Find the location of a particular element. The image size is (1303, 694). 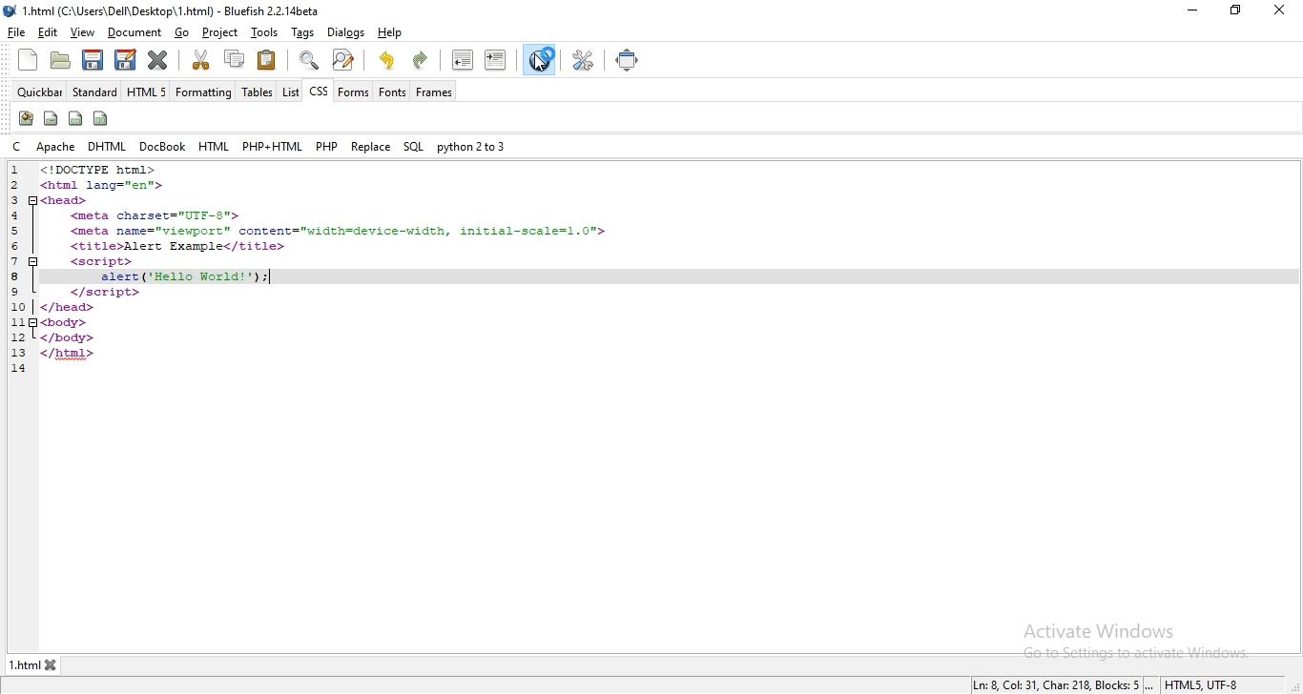

Ln: 8 Col: 9, Char: 196, Blocks: 5 is located at coordinates (1056, 685).